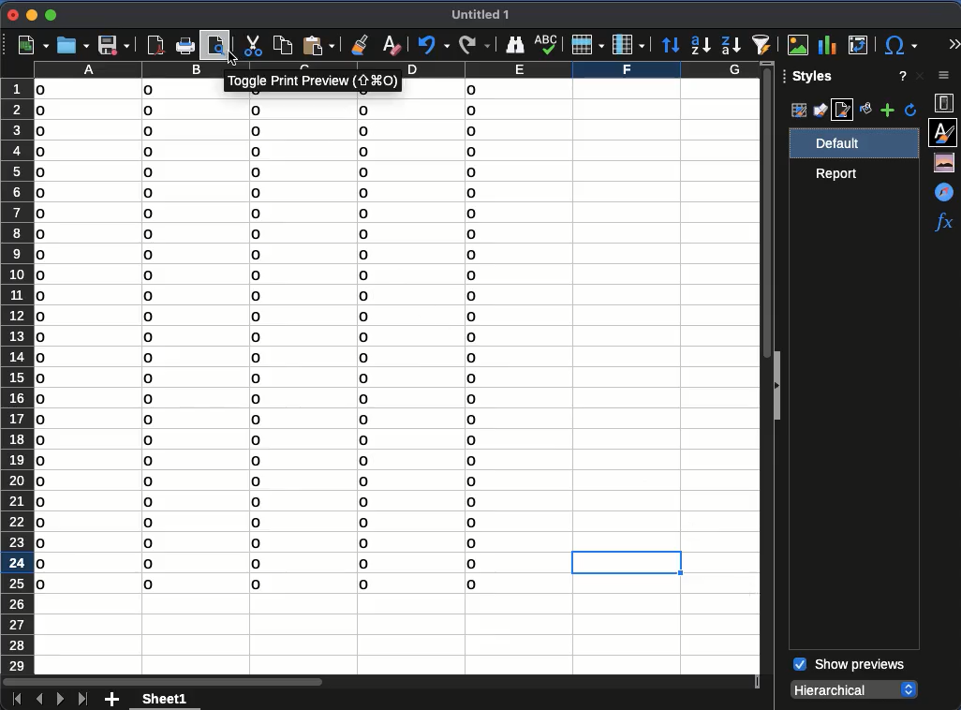  What do you see at coordinates (700, 46) in the screenshot?
I see `ascending` at bounding box center [700, 46].